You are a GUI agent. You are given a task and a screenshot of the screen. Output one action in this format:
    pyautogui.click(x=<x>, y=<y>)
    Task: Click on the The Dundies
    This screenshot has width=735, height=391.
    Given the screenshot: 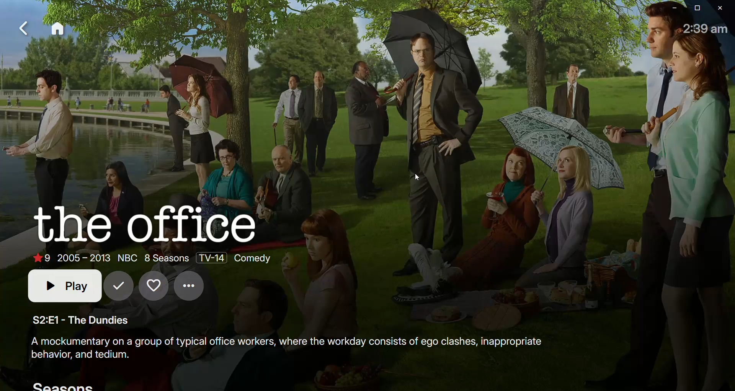 What is the action you would take?
    pyautogui.click(x=84, y=322)
    